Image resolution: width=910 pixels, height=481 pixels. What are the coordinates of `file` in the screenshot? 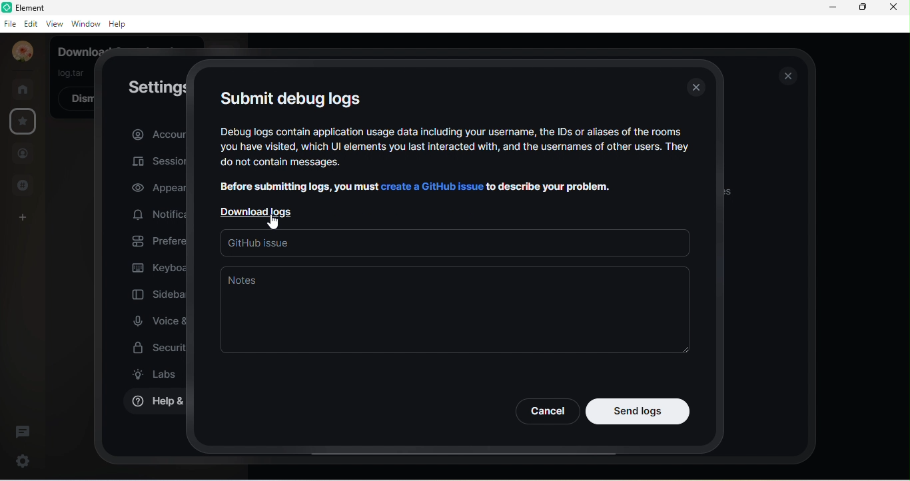 It's located at (10, 24).